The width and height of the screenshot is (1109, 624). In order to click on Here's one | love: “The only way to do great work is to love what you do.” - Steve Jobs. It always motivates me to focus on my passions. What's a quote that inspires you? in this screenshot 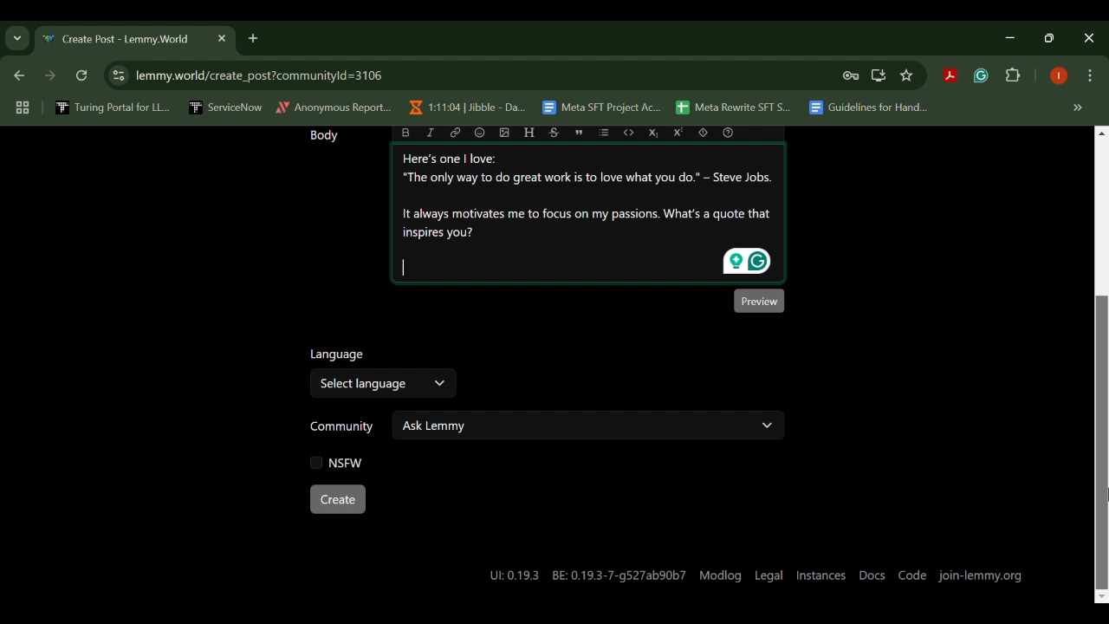, I will do `click(591, 214)`.